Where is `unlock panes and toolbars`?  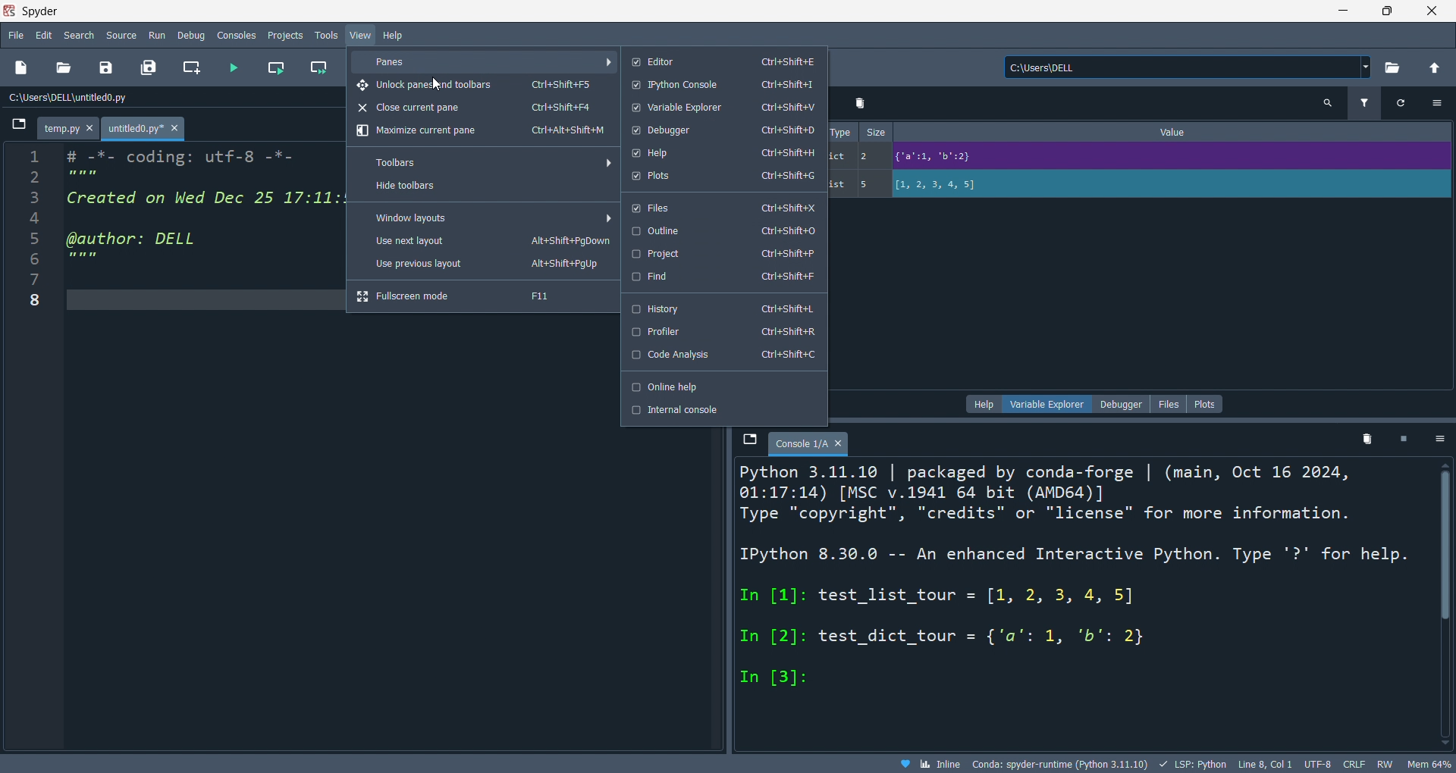
unlock panes and toolbars is located at coordinates (483, 85).